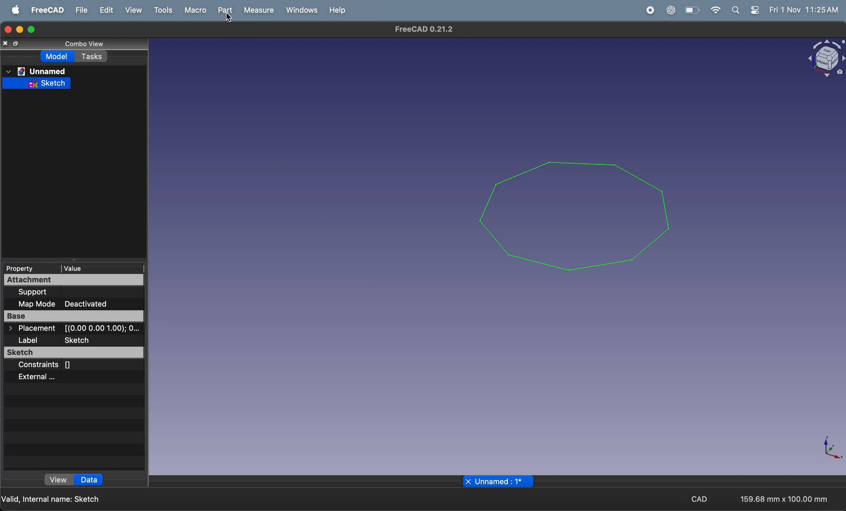 The height and width of the screenshot is (511, 846). I want to click on Placement [(0.00 0.00 1.00); O..., so click(74, 328).